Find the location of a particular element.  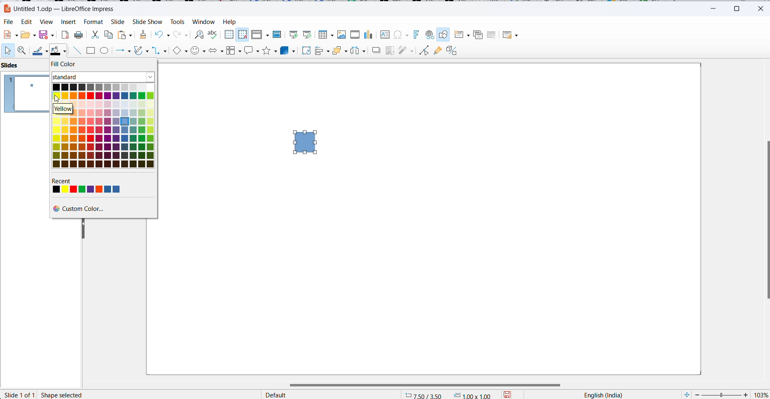

new file is located at coordinates (10, 35).